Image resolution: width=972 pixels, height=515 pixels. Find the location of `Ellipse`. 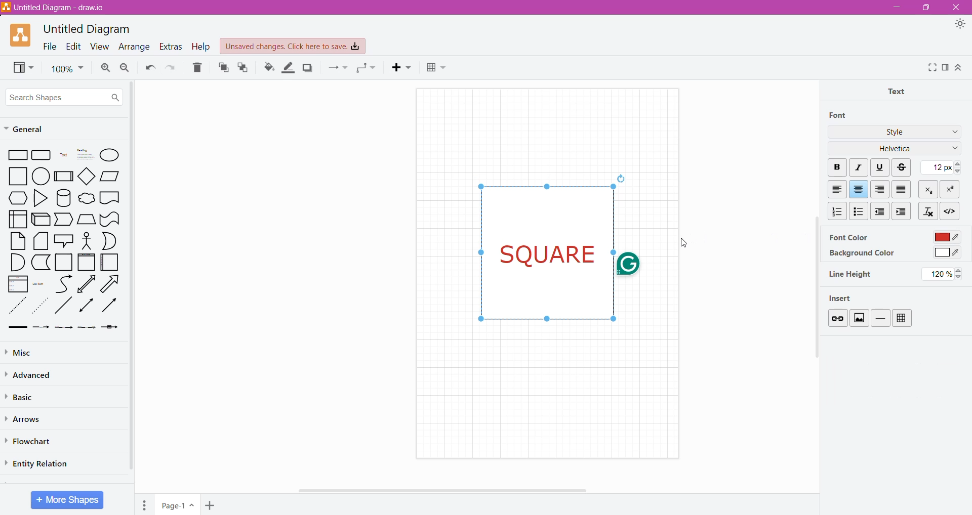

Ellipse is located at coordinates (109, 156).